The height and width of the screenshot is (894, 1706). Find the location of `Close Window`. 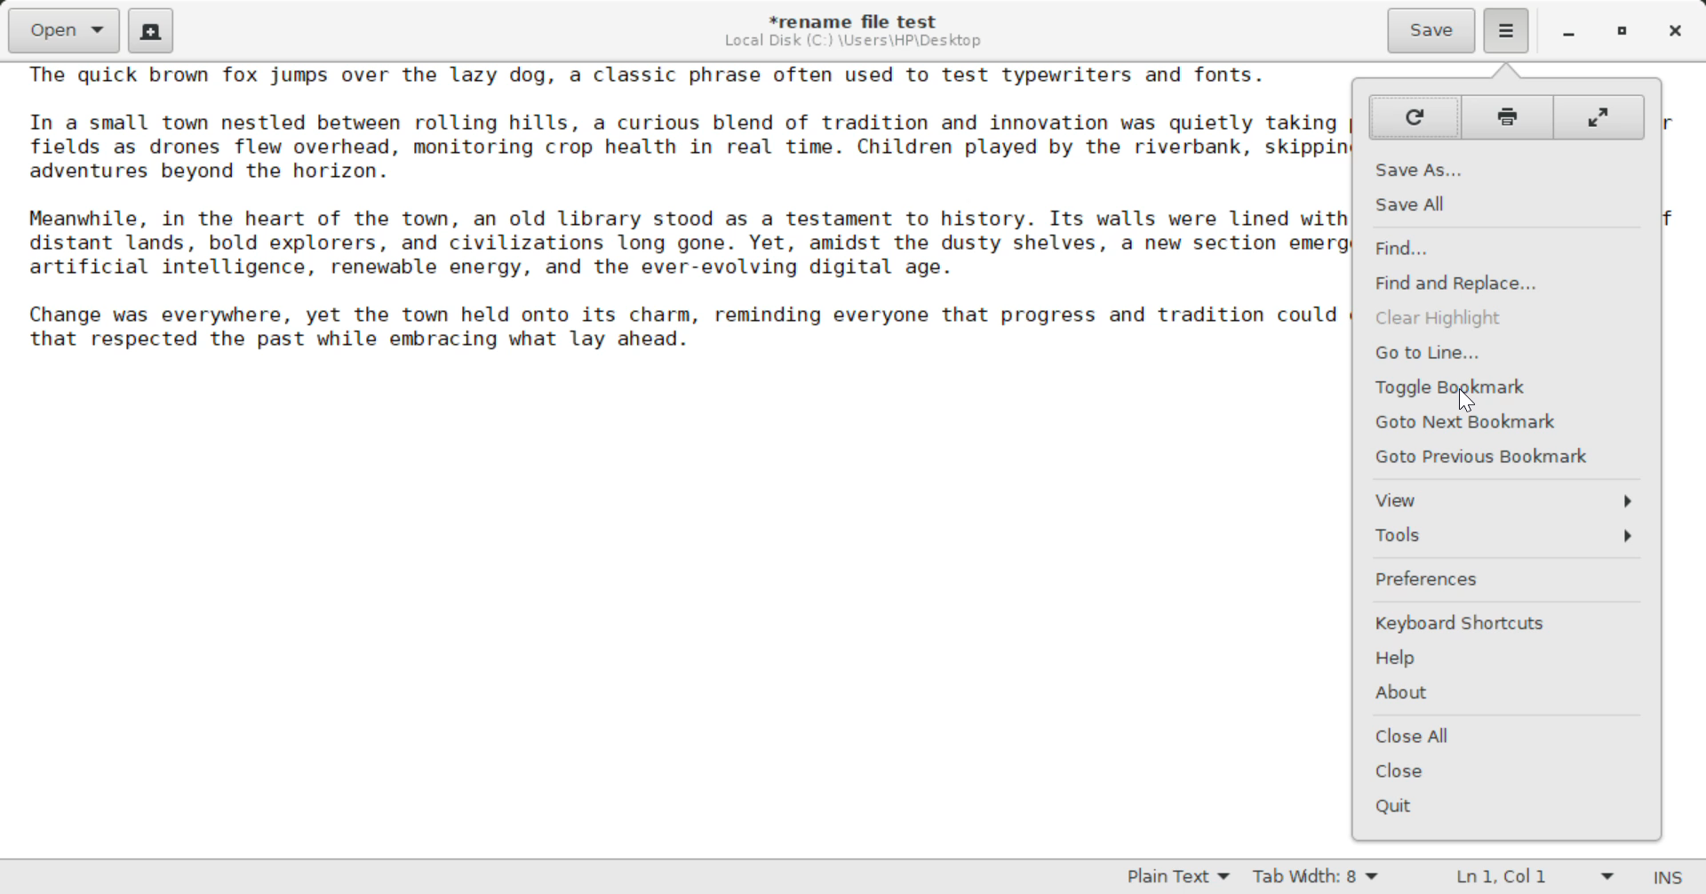

Close Window is located at coordinates (1679, 33).